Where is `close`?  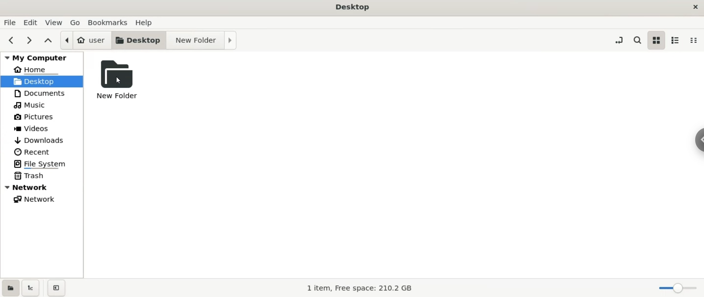
close is located at coordinates (695, 7).